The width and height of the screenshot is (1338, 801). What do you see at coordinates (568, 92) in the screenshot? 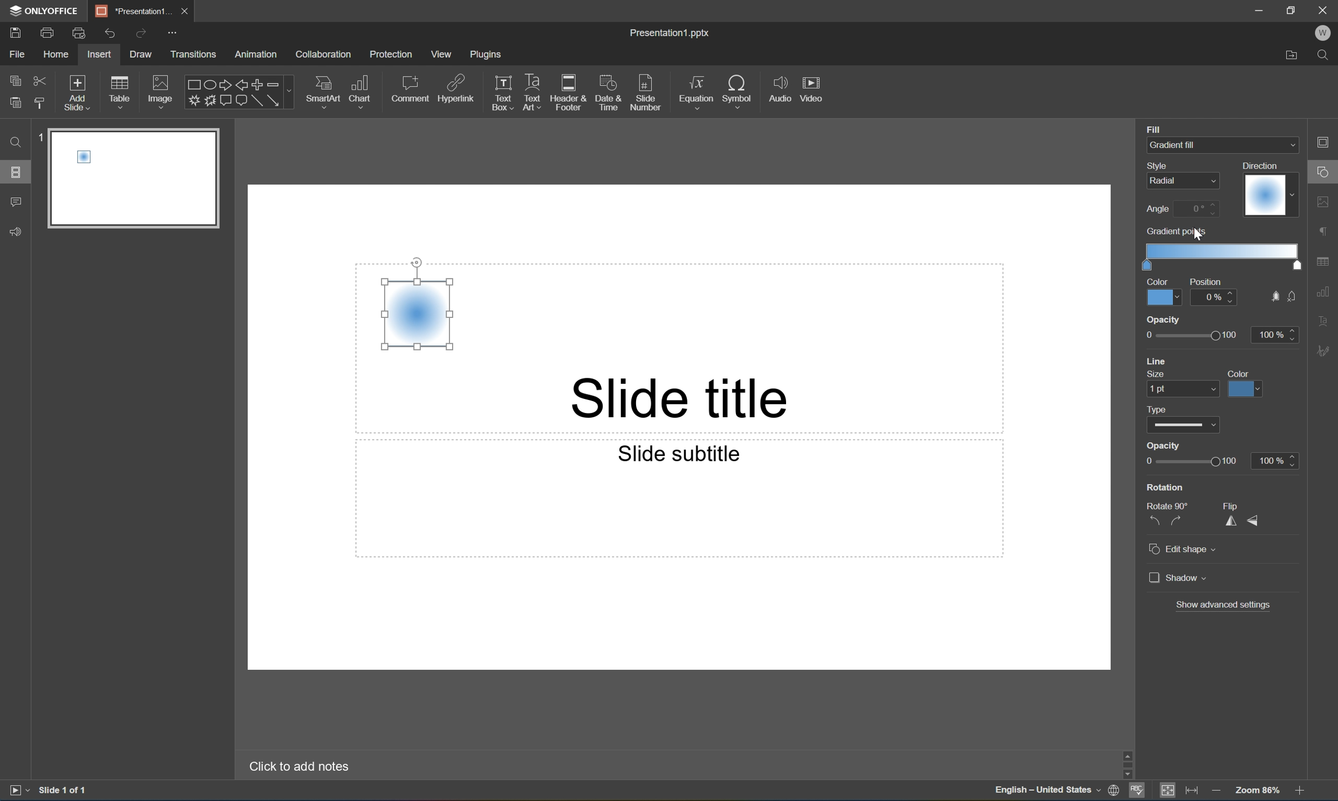
I see `Header & Footer` at bounding box center [568, 92].